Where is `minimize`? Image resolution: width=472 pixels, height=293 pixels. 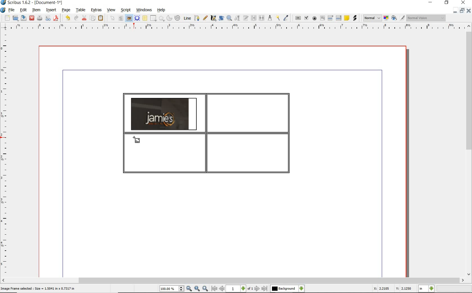
minimize is located at coordinates (455, 11).